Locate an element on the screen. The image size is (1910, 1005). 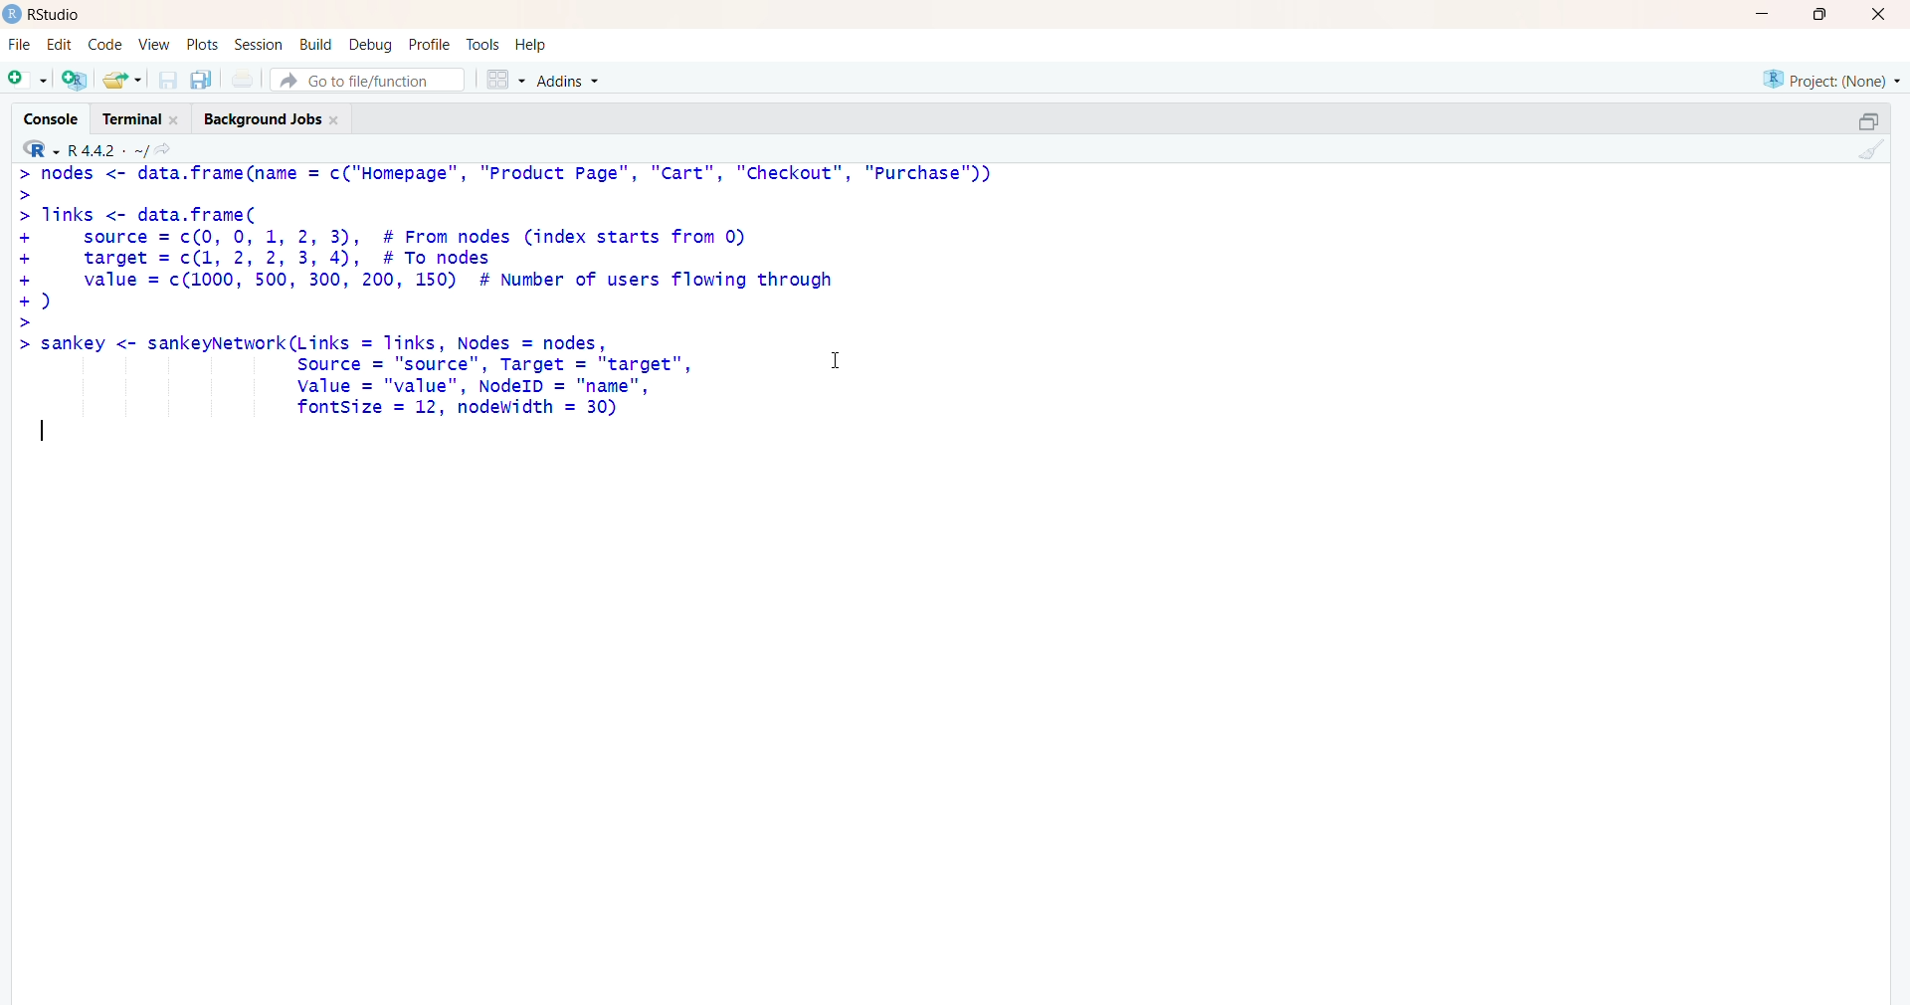
copy is located at coordinates (1854, 117).